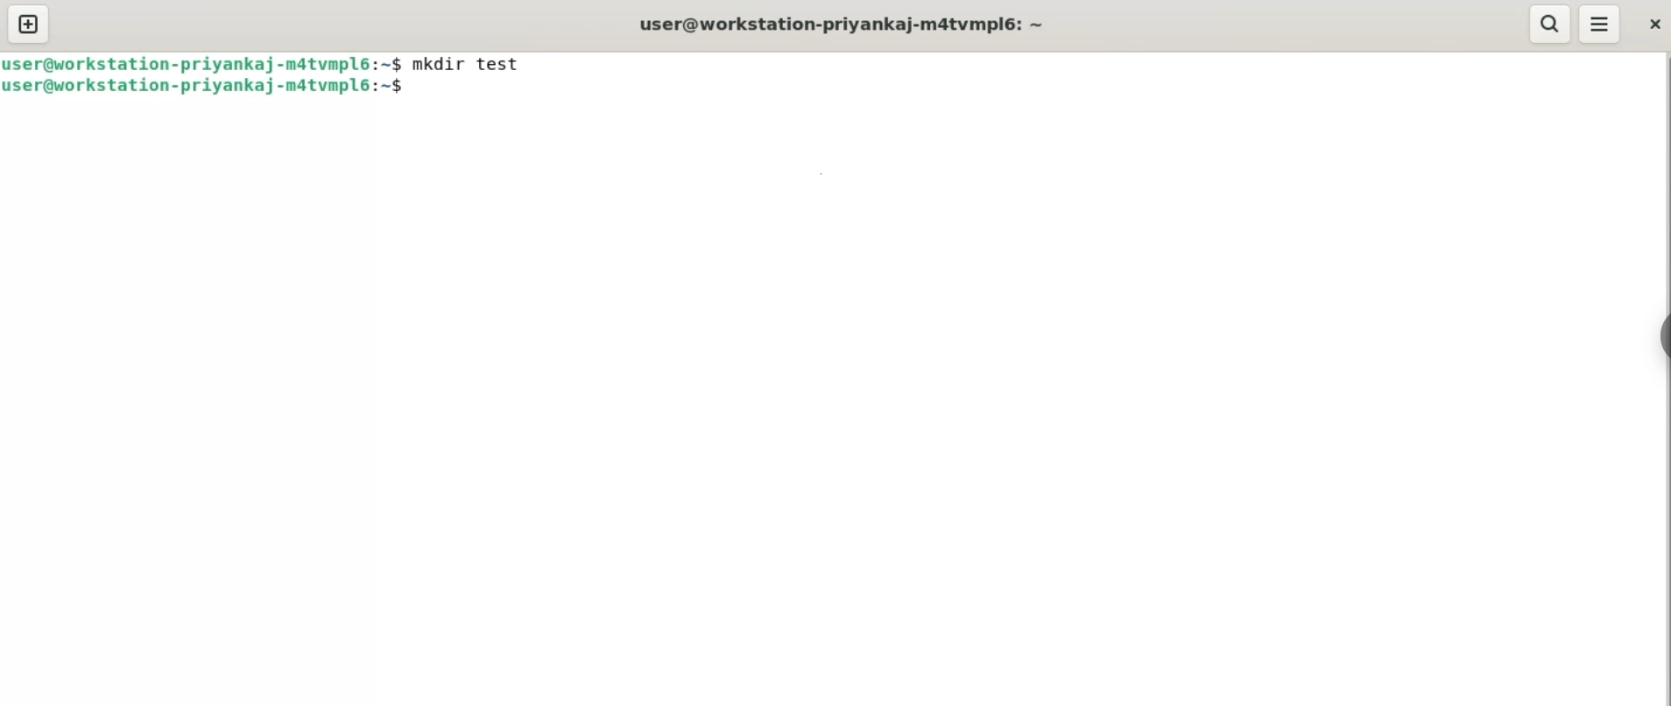  What do you see at coordinates (475, 64) in the screenshot?
I see `mkdir test` at bounding box center [475, 64].